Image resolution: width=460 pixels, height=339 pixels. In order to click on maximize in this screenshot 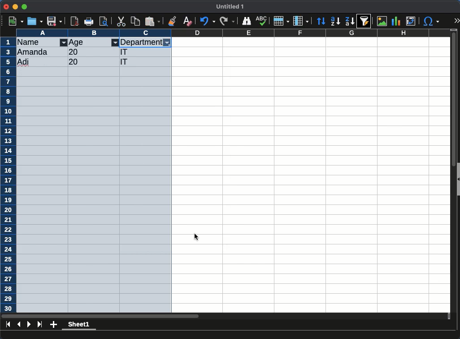, I will do `click(25, 6)`.